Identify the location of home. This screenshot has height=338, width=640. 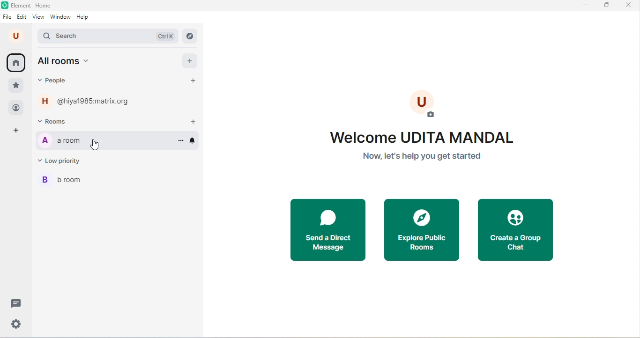
(17, 63).